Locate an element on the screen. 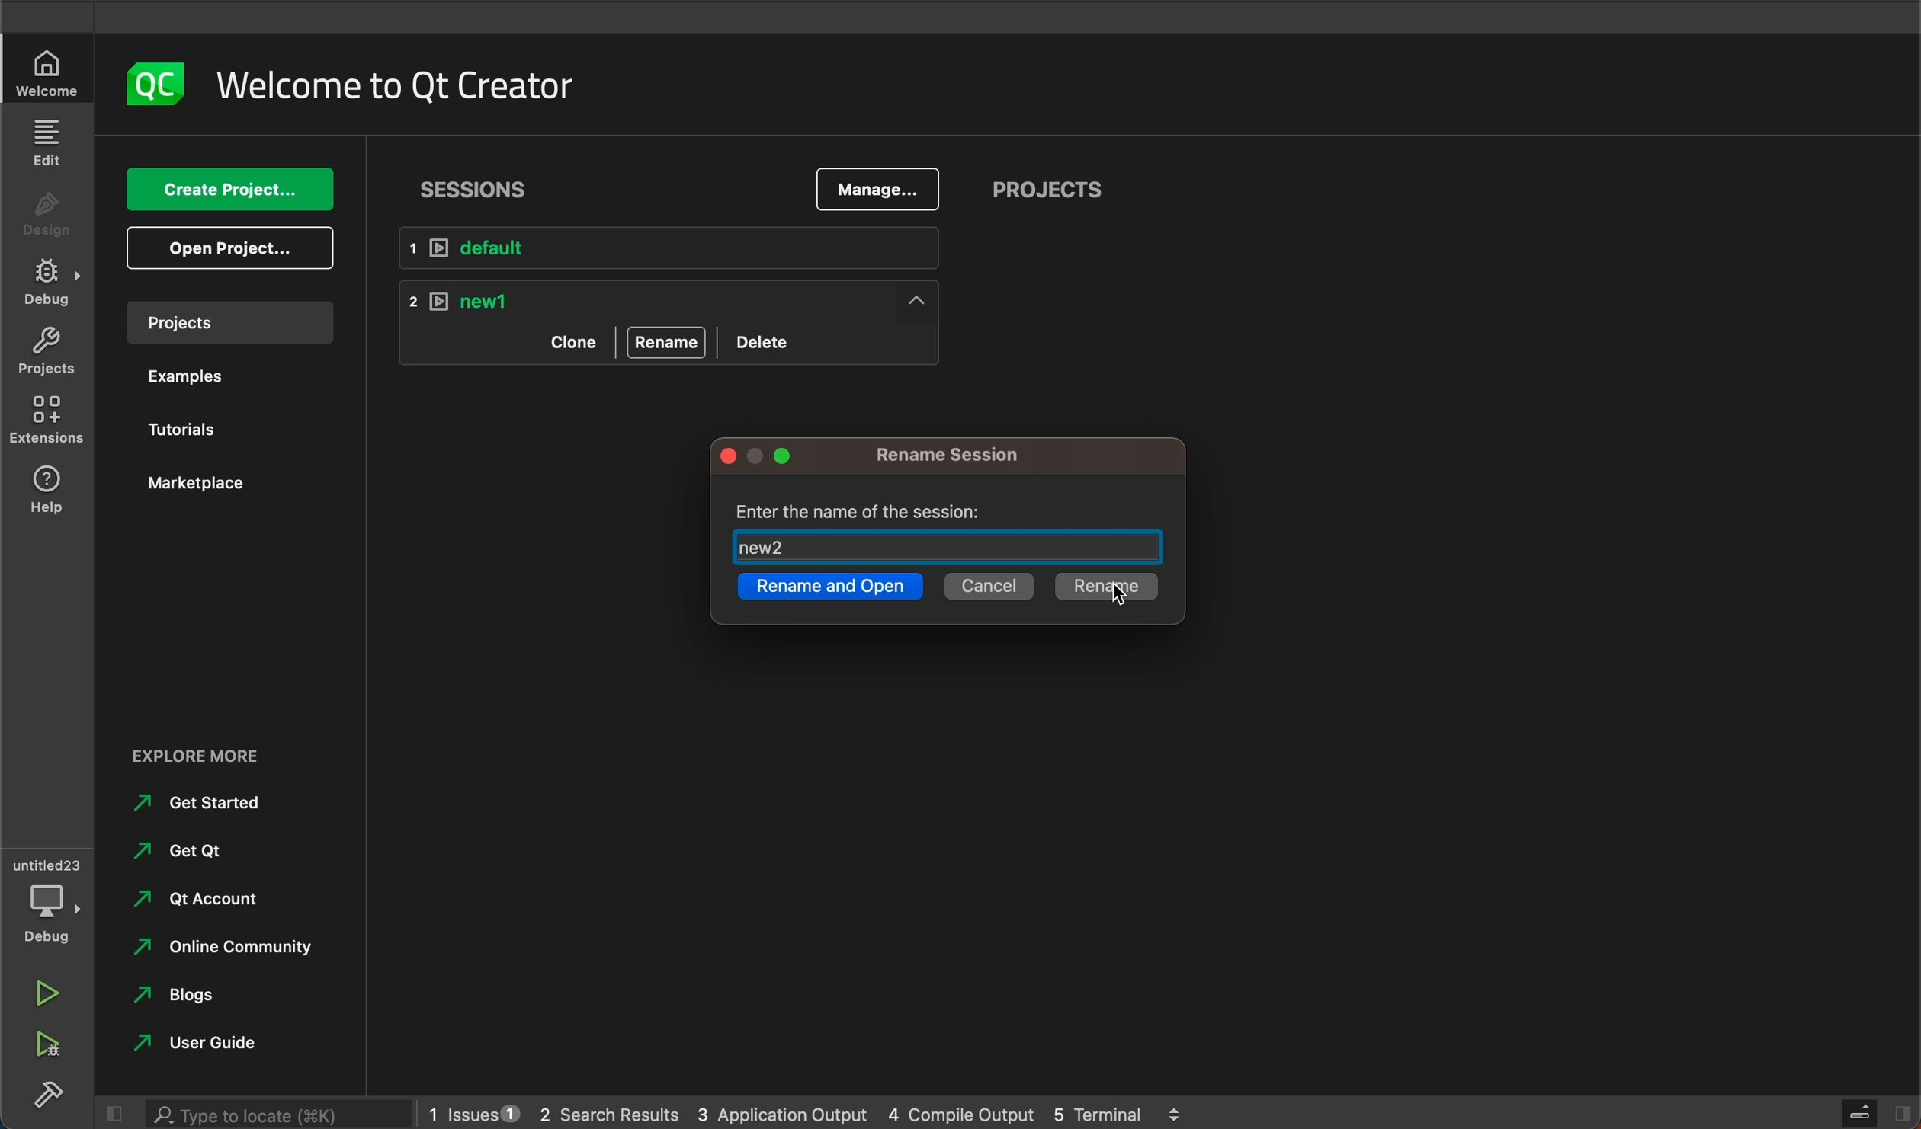 The width and height of the screenshot is (1921, 1129). projects is located at coordinates (1048, 193).